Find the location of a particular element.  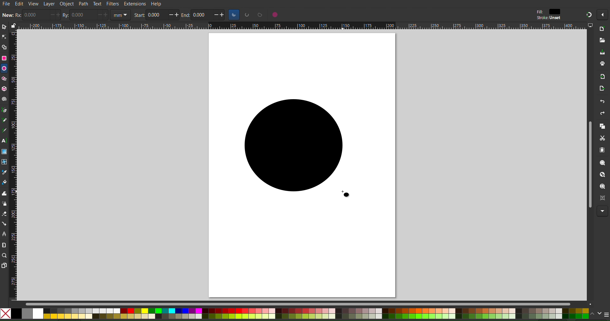

LPE Tool is located at coordinates (4, 234).